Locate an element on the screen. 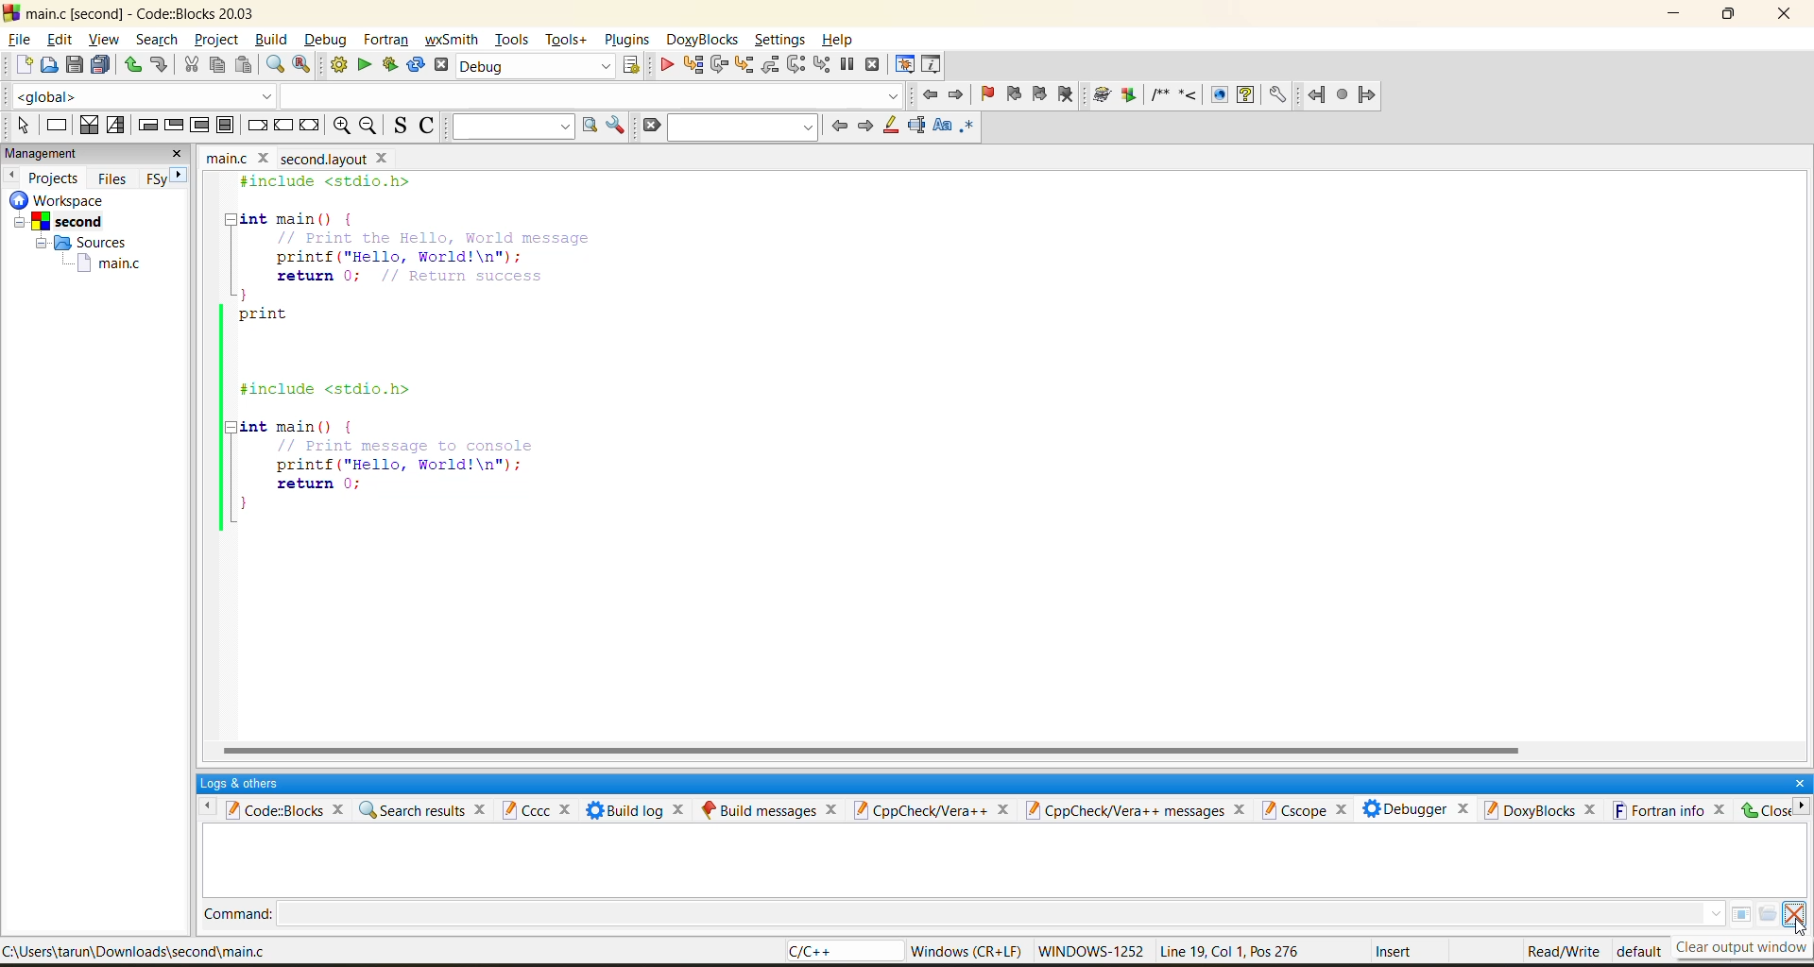  build is located at coordinates (275, 40).